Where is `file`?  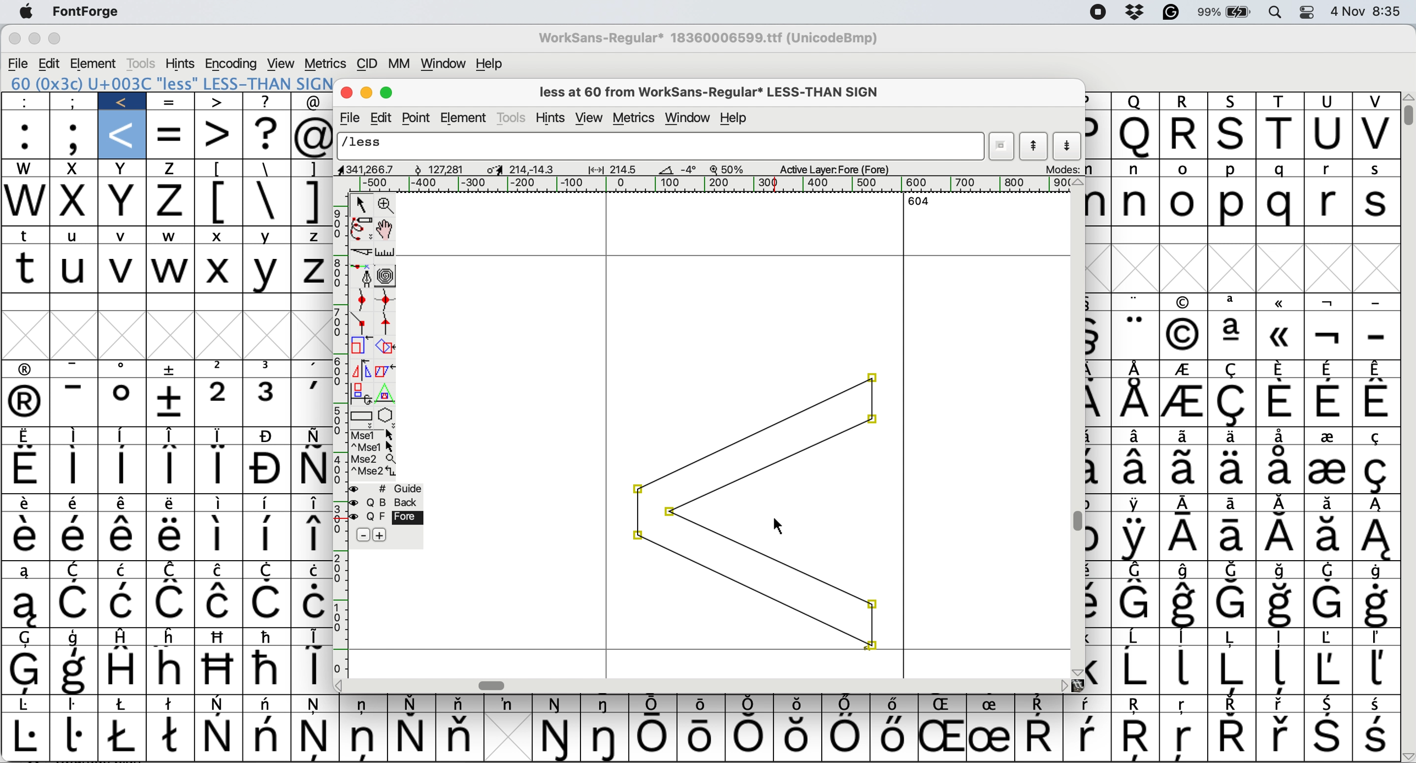
file is located at coordinates (19, 62).